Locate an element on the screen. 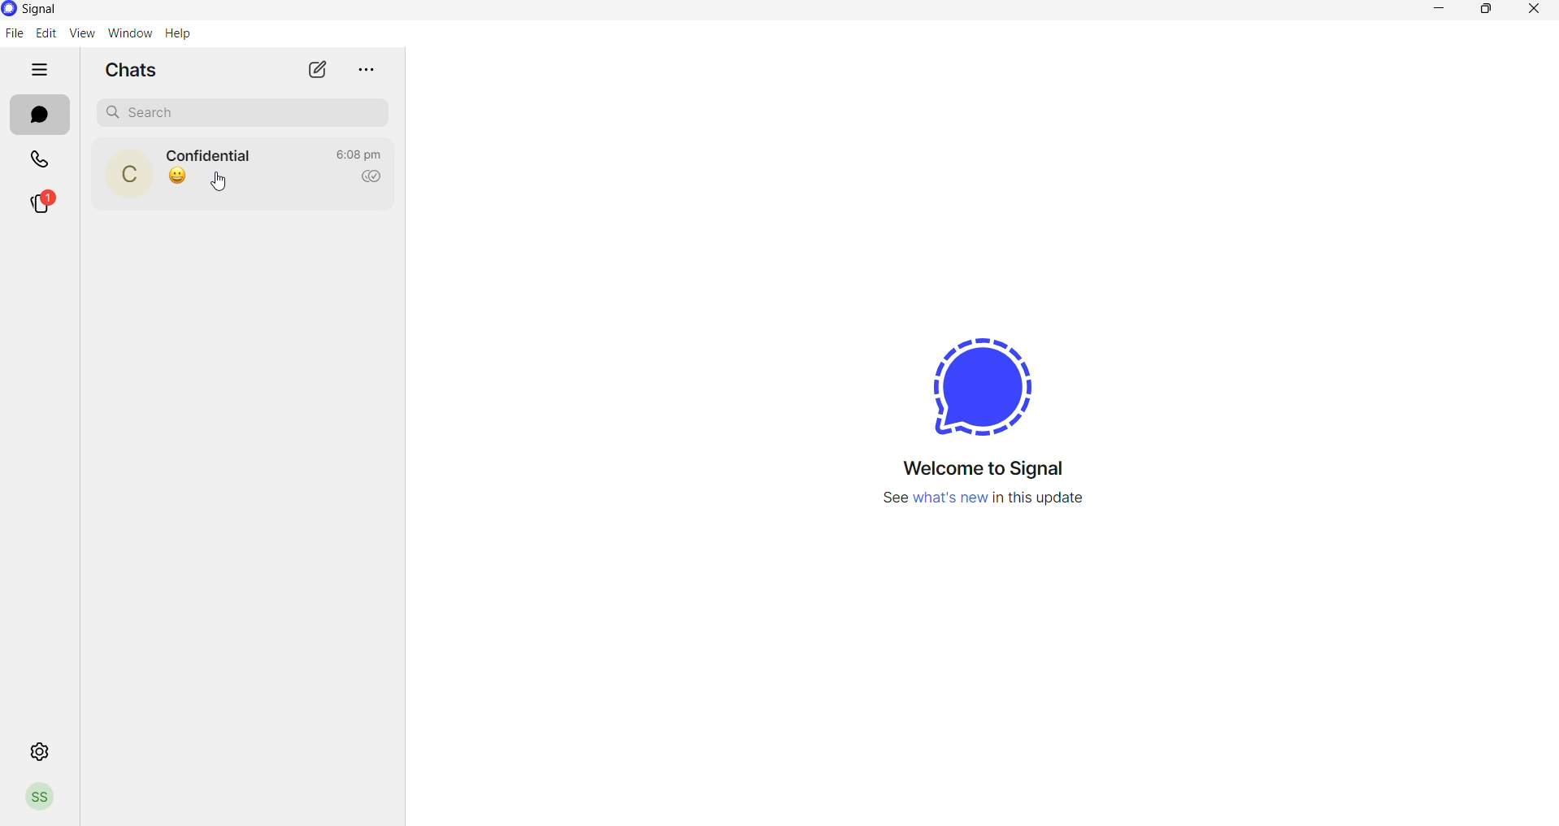 Image resolution: width=1559 pixels, height=826 pixels. read recipient is located at coordinates (376, 177).